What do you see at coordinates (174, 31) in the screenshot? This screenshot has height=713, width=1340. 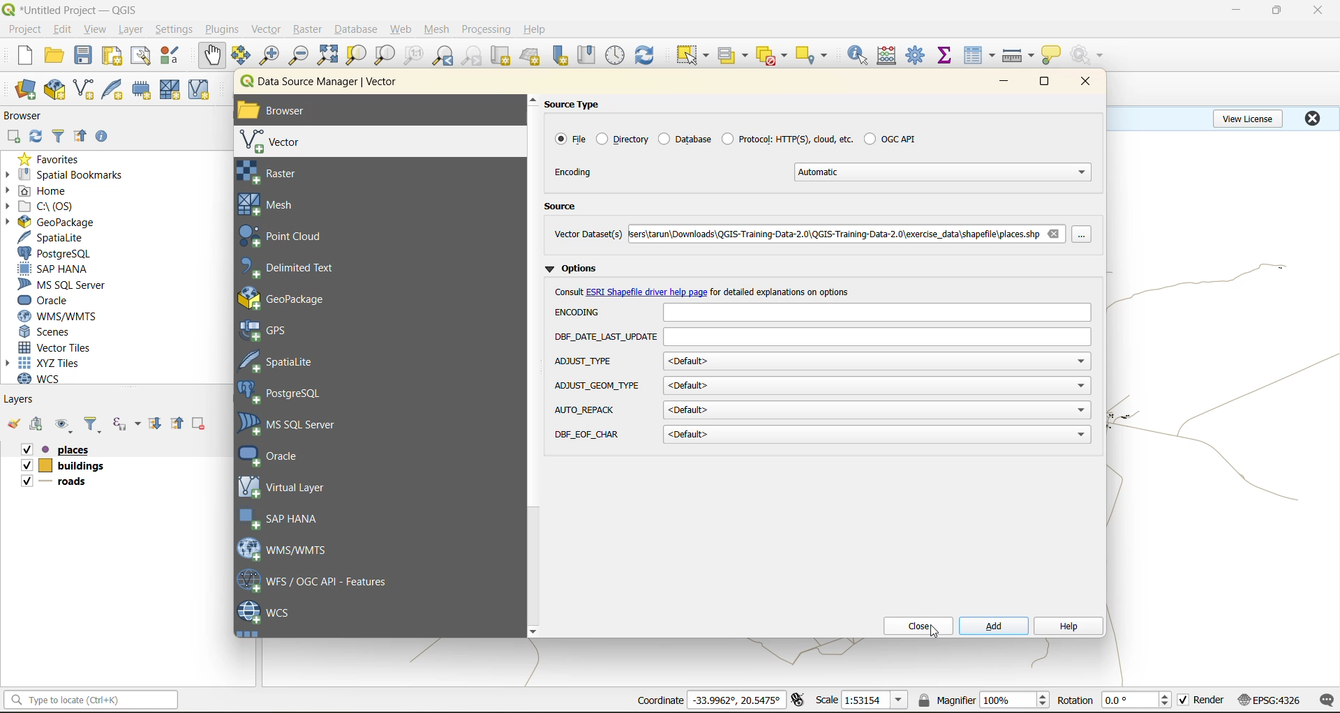 I see `settings` at bounding box center [174, 31].